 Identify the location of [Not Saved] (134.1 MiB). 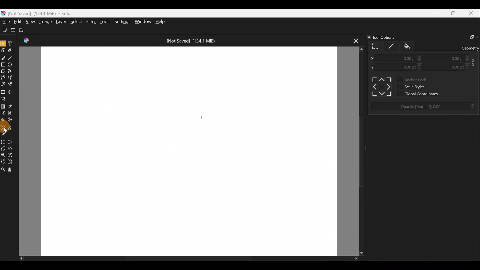
(193, 40).